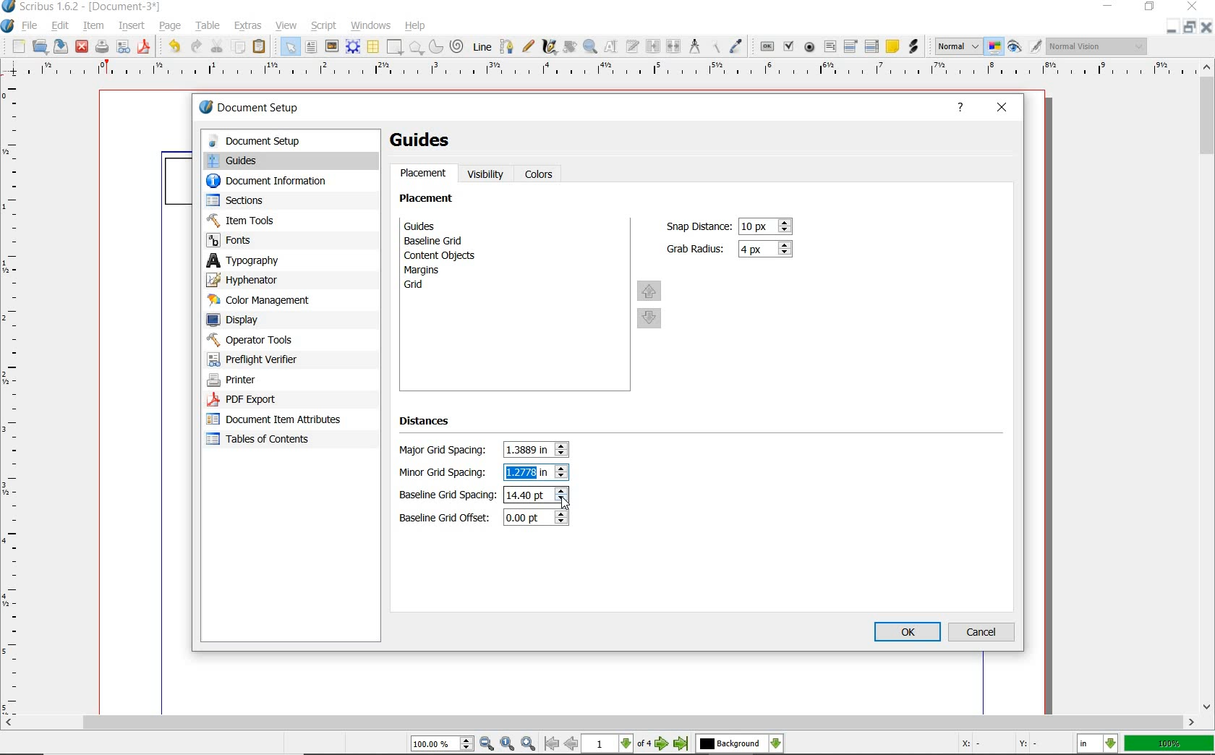 The width and height of the screenshot is (1215, 755). I want to click on document setup, so click(265, 109).